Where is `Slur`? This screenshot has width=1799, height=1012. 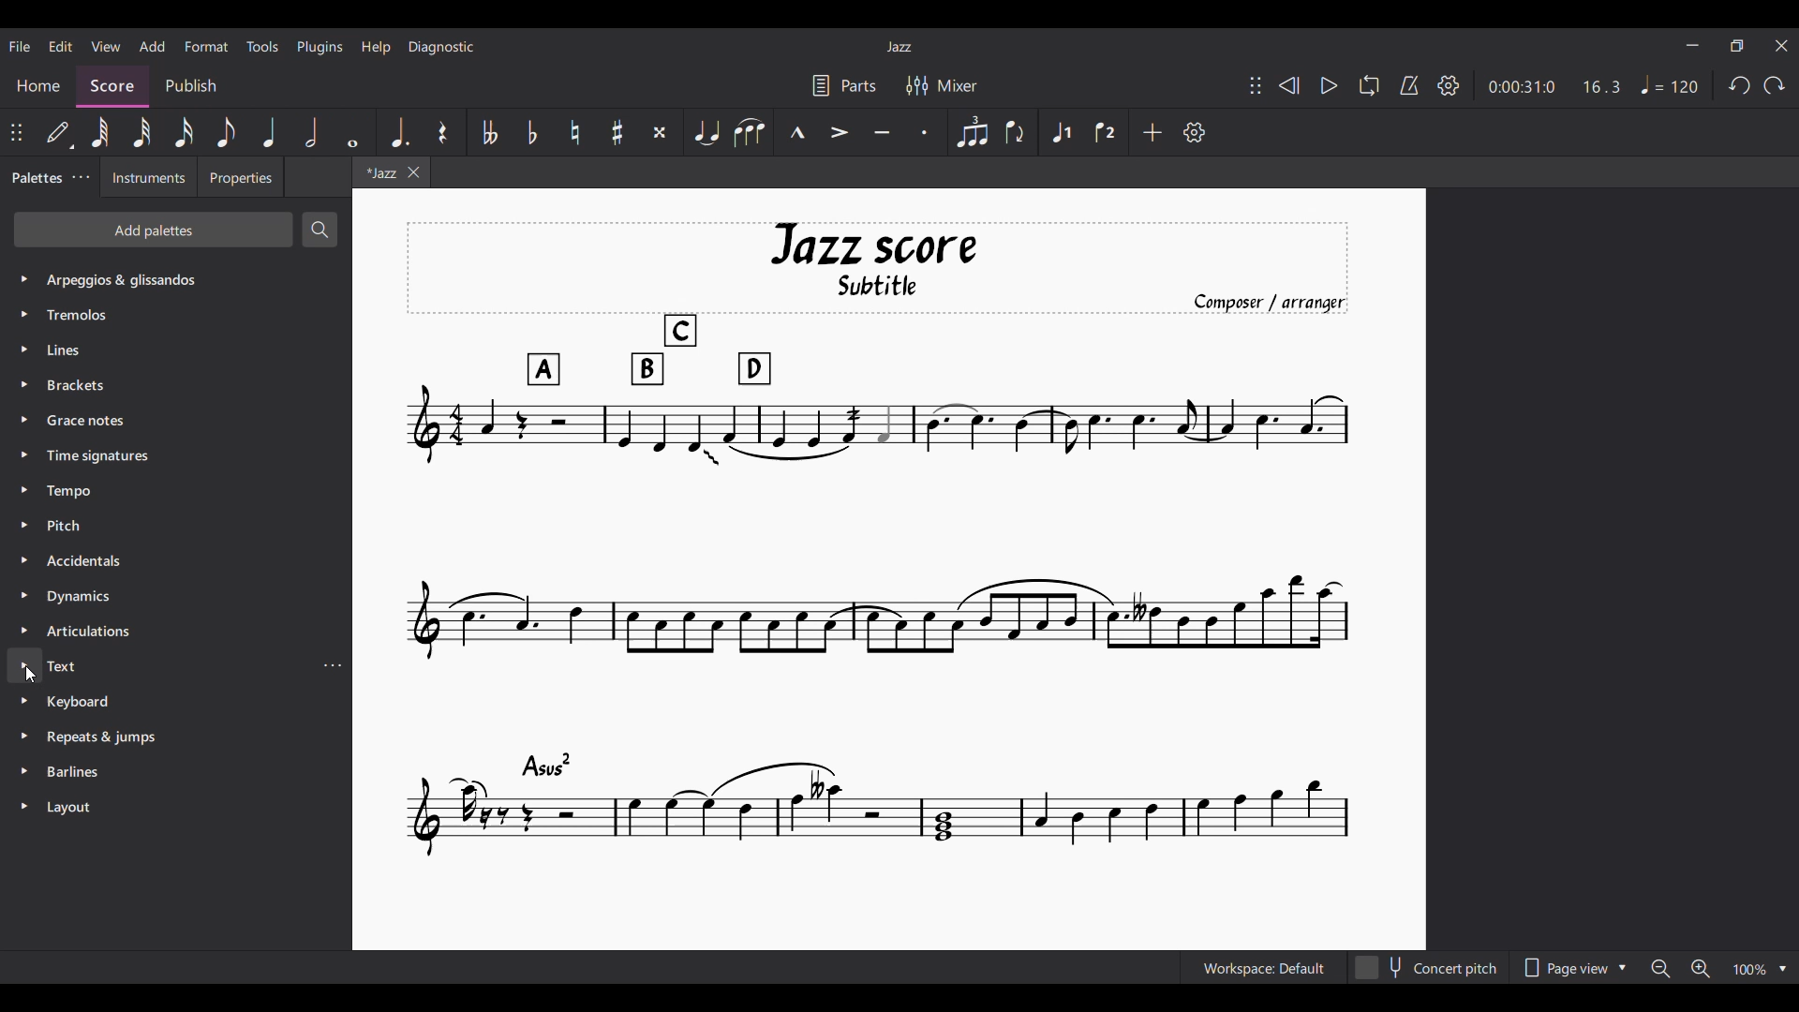 Slur is located at coordinates (752, 134).